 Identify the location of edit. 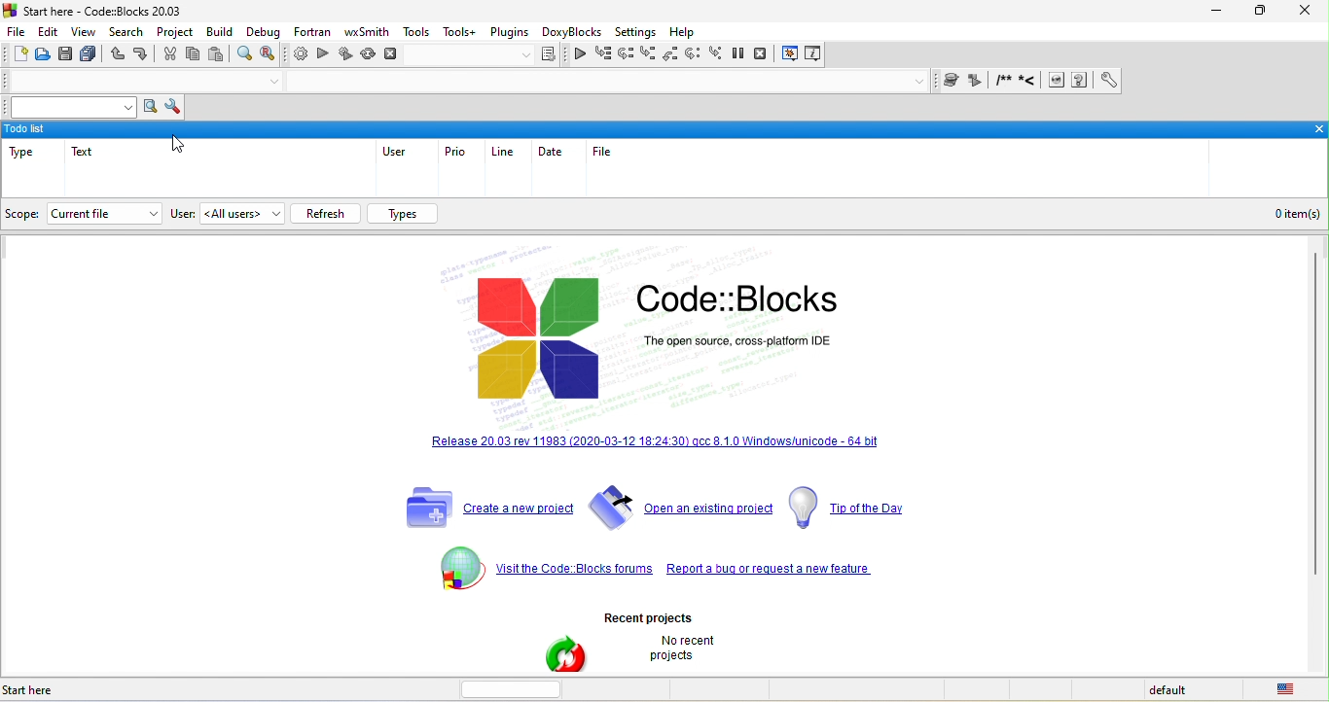
(52, 31).